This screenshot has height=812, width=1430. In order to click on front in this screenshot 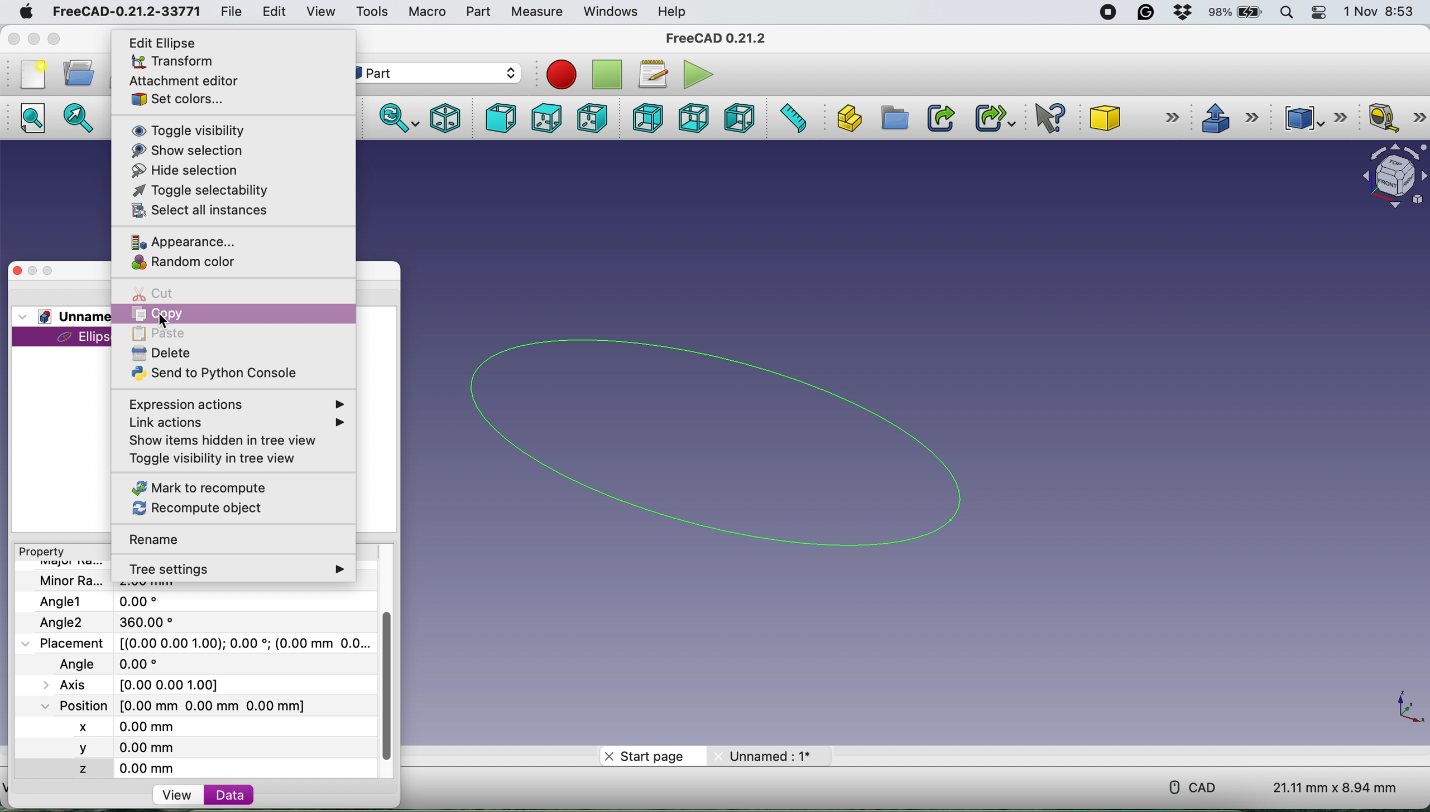, I will do `click(502, 119)`.